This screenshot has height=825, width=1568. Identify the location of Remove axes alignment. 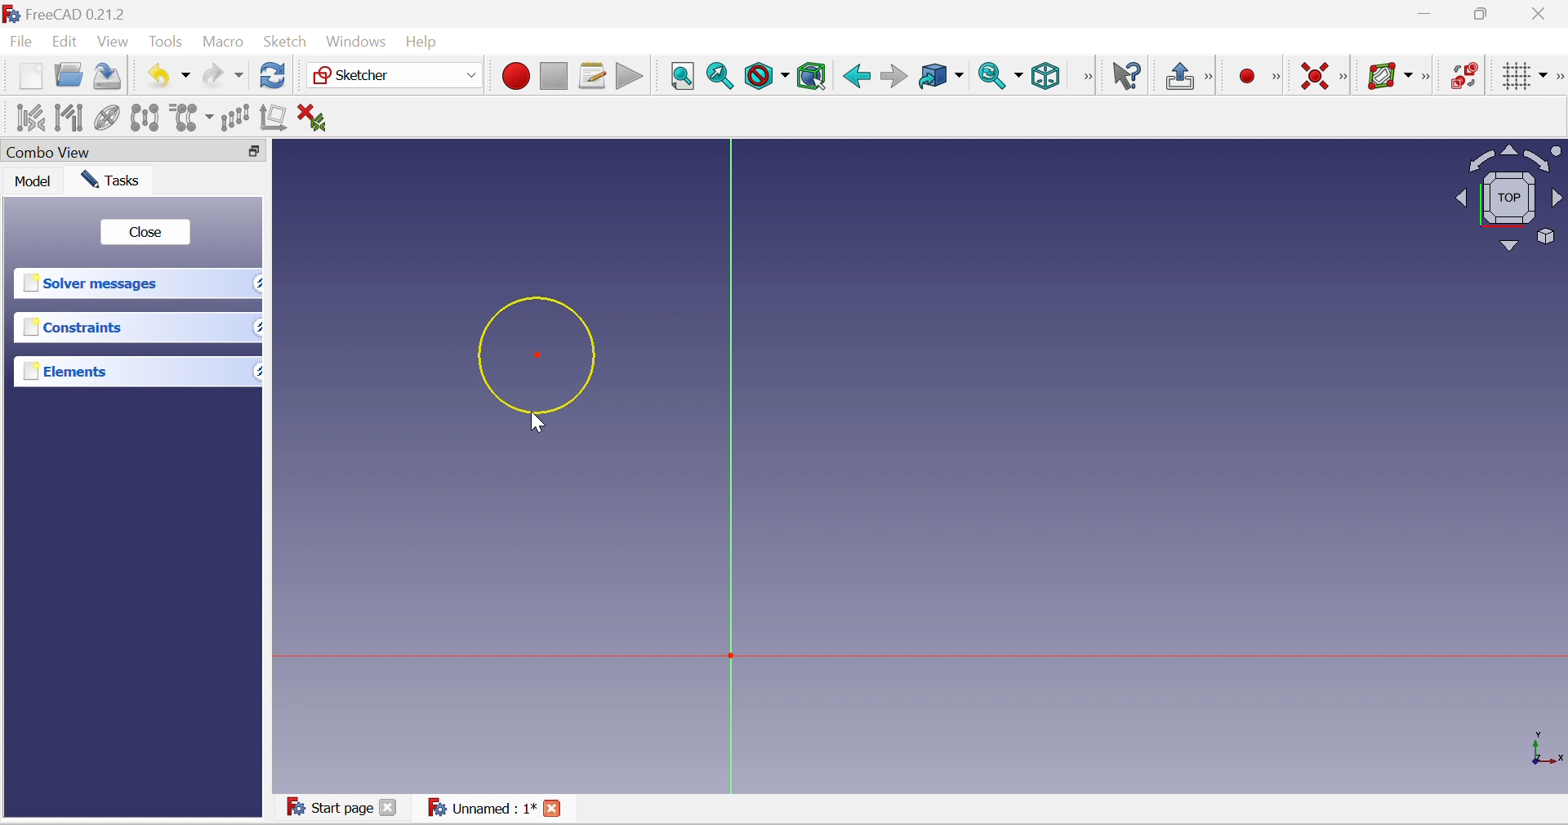
(274, 116).